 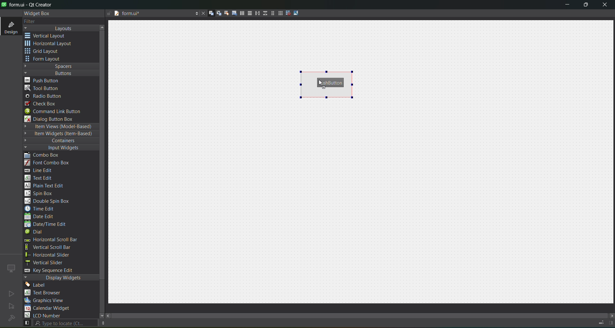 What do you see at coordinates (41, 217) in the screenshot?
I see `date edit` at bounding box center [41, 217].